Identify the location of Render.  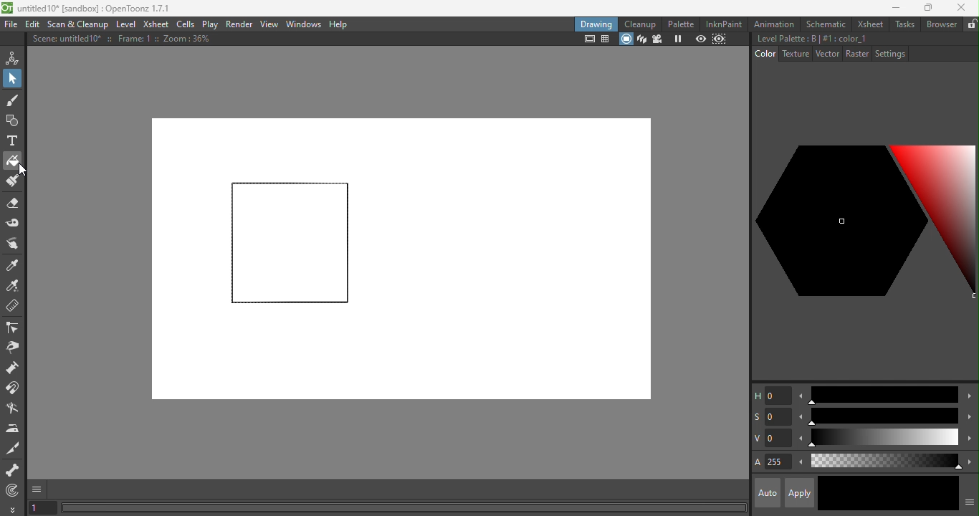
(240, 24).